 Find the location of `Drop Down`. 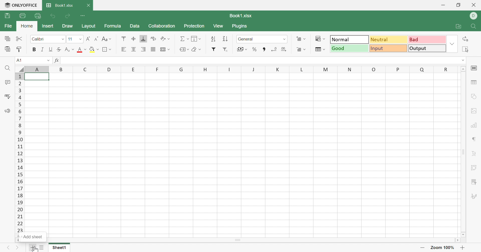

Drop Down is located at coordinates (63, 39).